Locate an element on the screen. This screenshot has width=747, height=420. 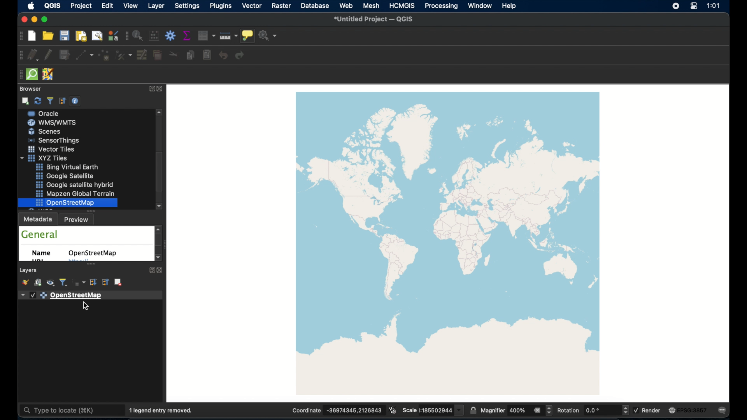
toolbox is located at coordinates (170, 35).